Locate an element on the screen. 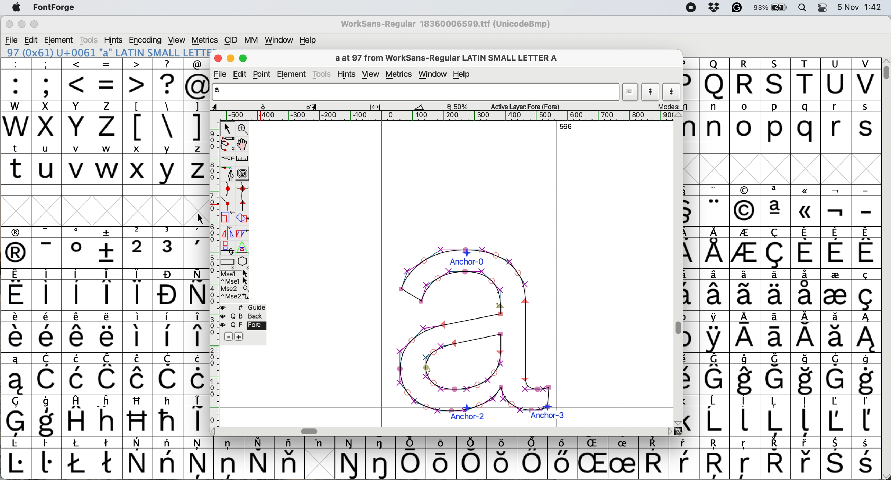  ? is located at coordinates (168, 79).